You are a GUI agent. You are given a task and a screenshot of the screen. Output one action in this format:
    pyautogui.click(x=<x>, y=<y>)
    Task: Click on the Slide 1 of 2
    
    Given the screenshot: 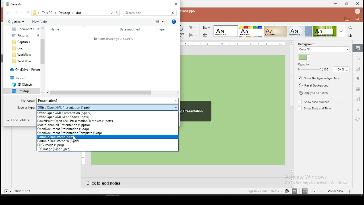 What is the action you would take?
    pyautogui.click(x=23, y=191)
    